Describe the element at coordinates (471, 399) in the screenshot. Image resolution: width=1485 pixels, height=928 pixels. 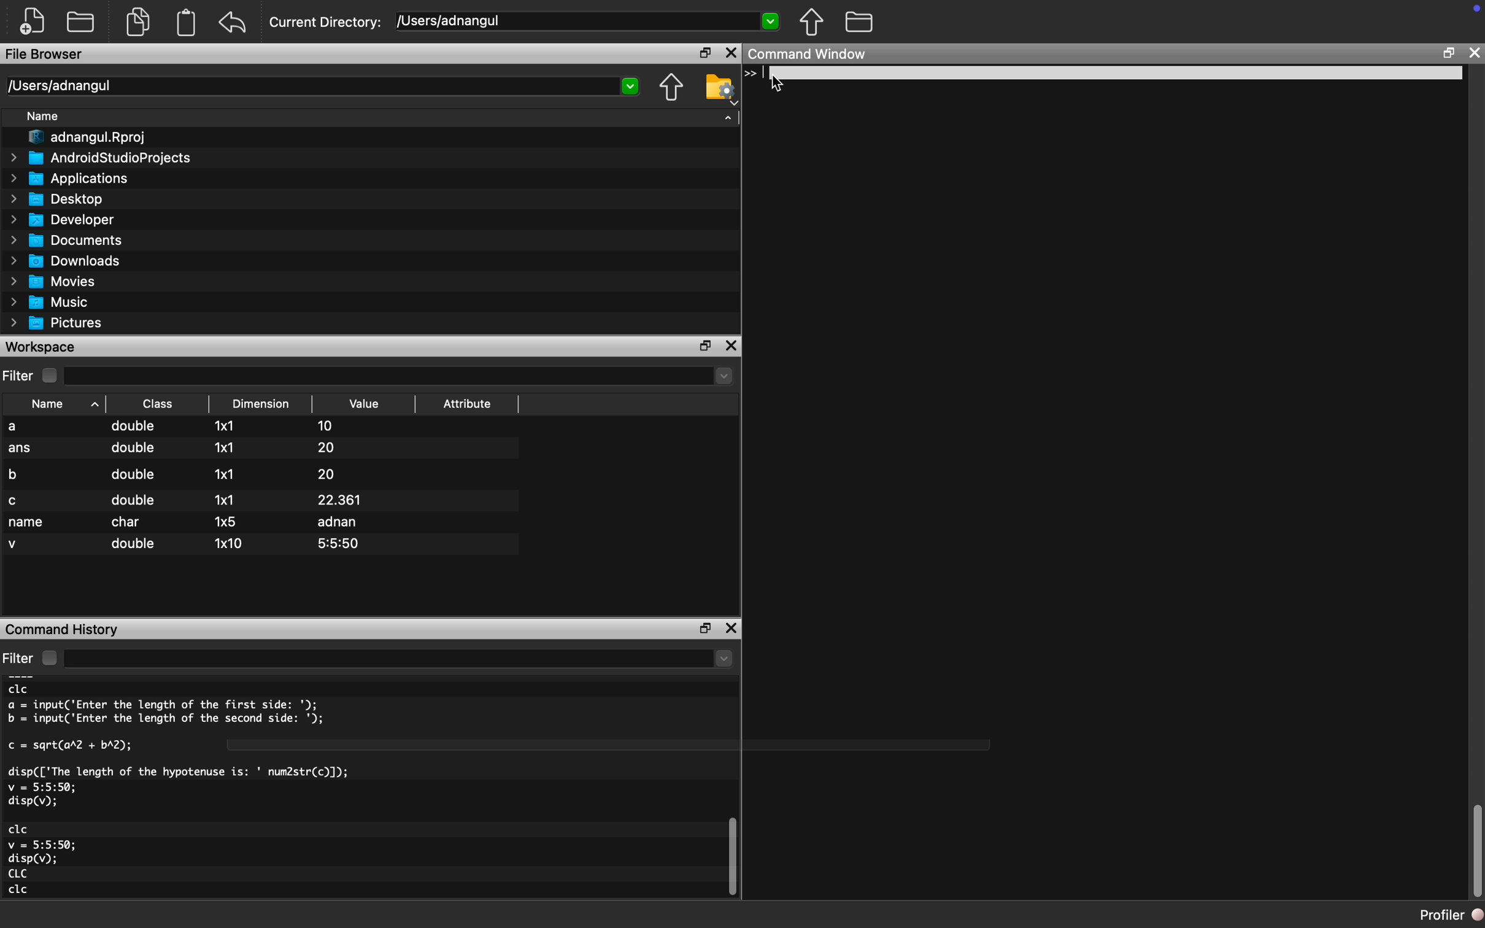
I see `Attribute` at that location.